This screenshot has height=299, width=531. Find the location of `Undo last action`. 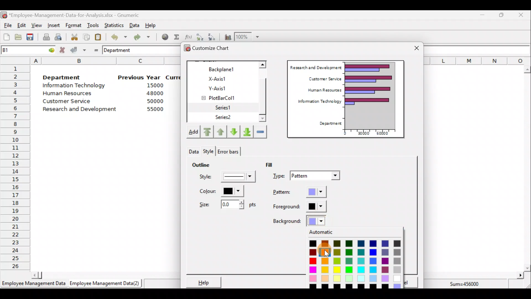

Undo last action is located at coordinates (116, 36).